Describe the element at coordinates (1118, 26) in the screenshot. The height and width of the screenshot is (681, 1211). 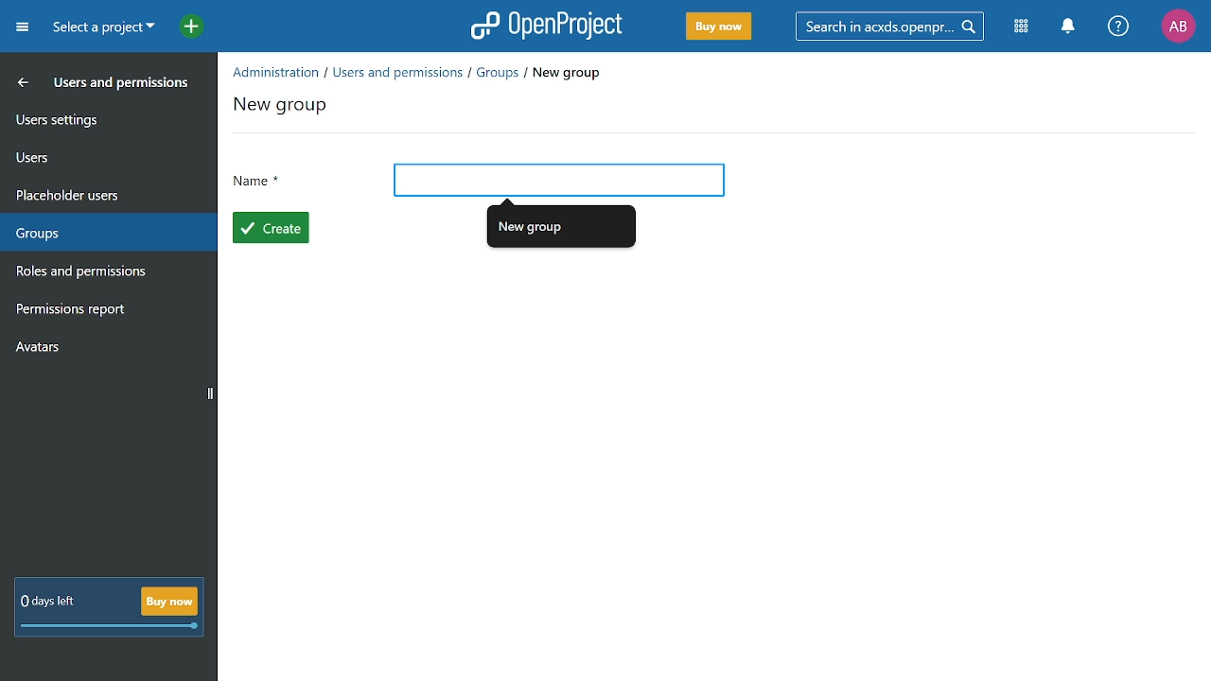
I see `help` at that location.